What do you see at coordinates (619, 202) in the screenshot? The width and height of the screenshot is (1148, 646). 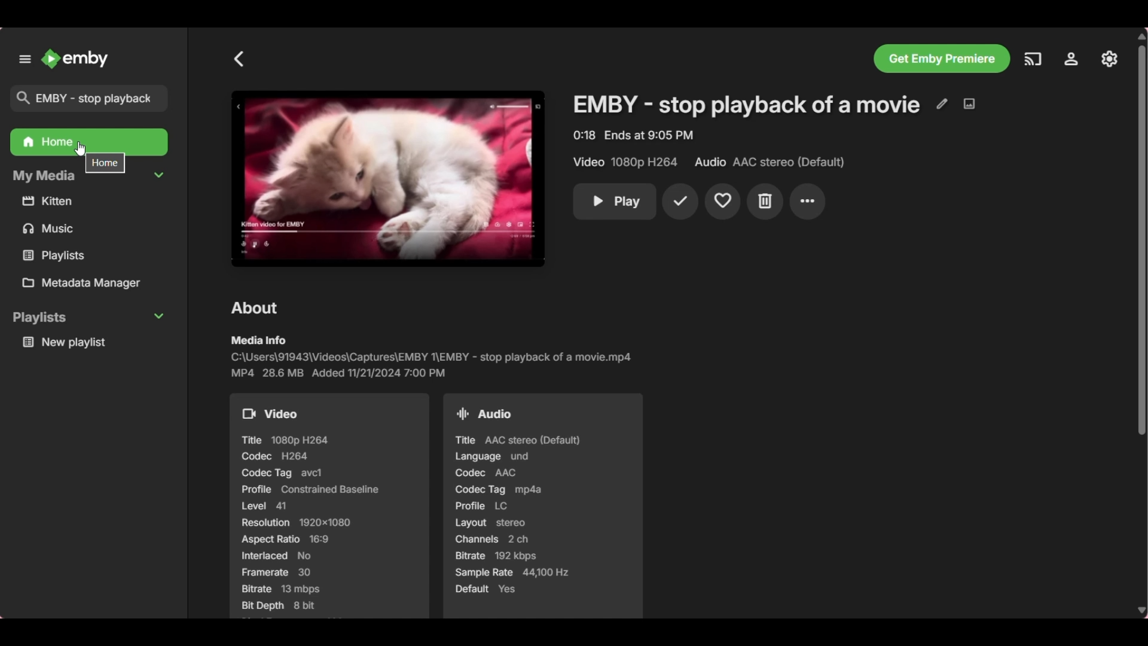 I see `Play` at bounding box center [619, 202].